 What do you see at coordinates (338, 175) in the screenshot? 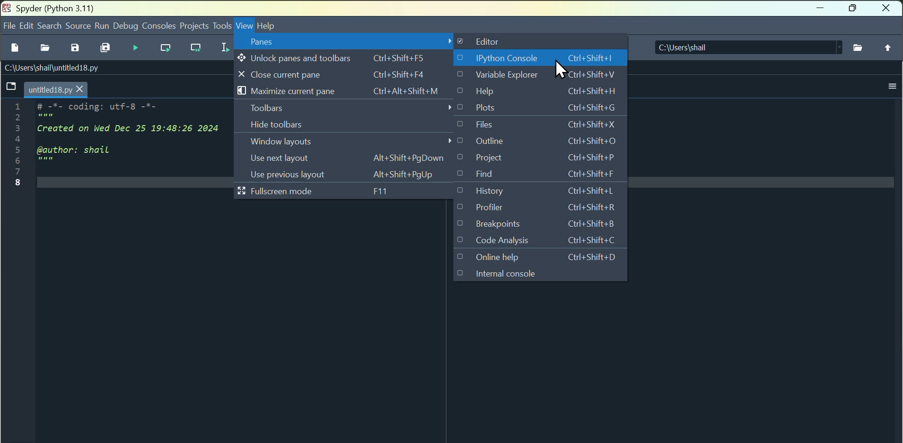
I see `User previous layout` at bounding box center [338, 175].